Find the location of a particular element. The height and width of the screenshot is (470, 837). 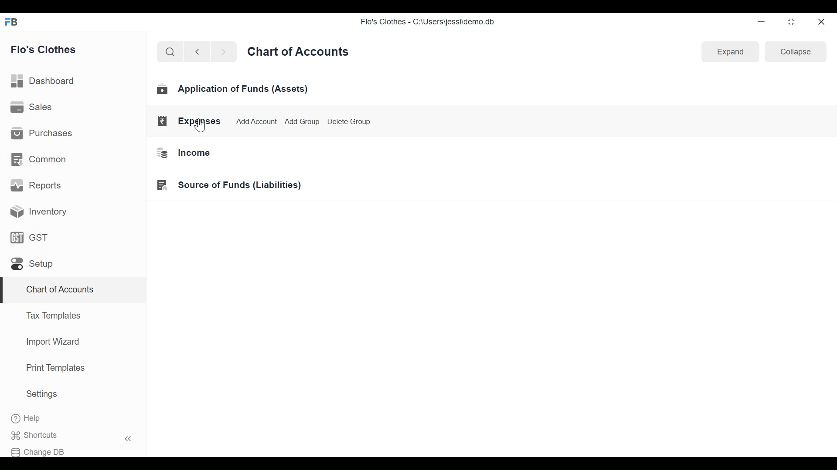

Expenses is located at coordinates (191, 121).